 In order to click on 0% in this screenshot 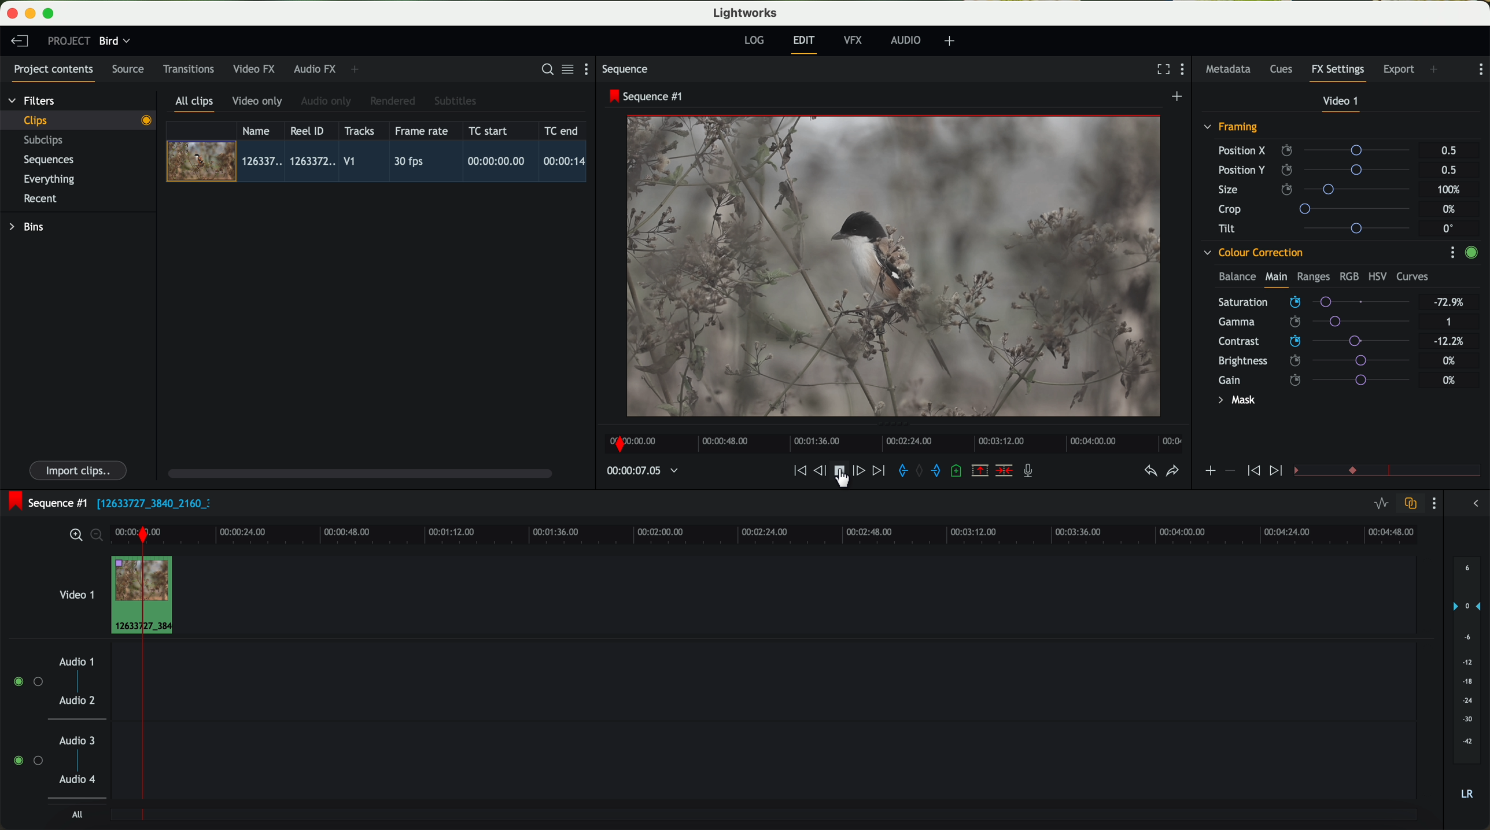, I will do `click(1450, 359)`.